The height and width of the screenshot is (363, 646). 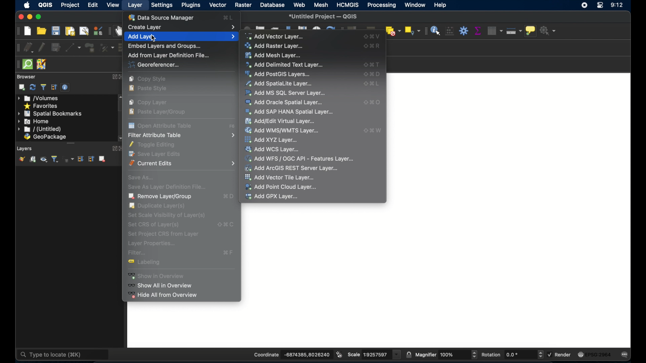 What do you see at coordinates (30, 17) in the screenshot?
I see `minimize` at bounding box center [30, 17].